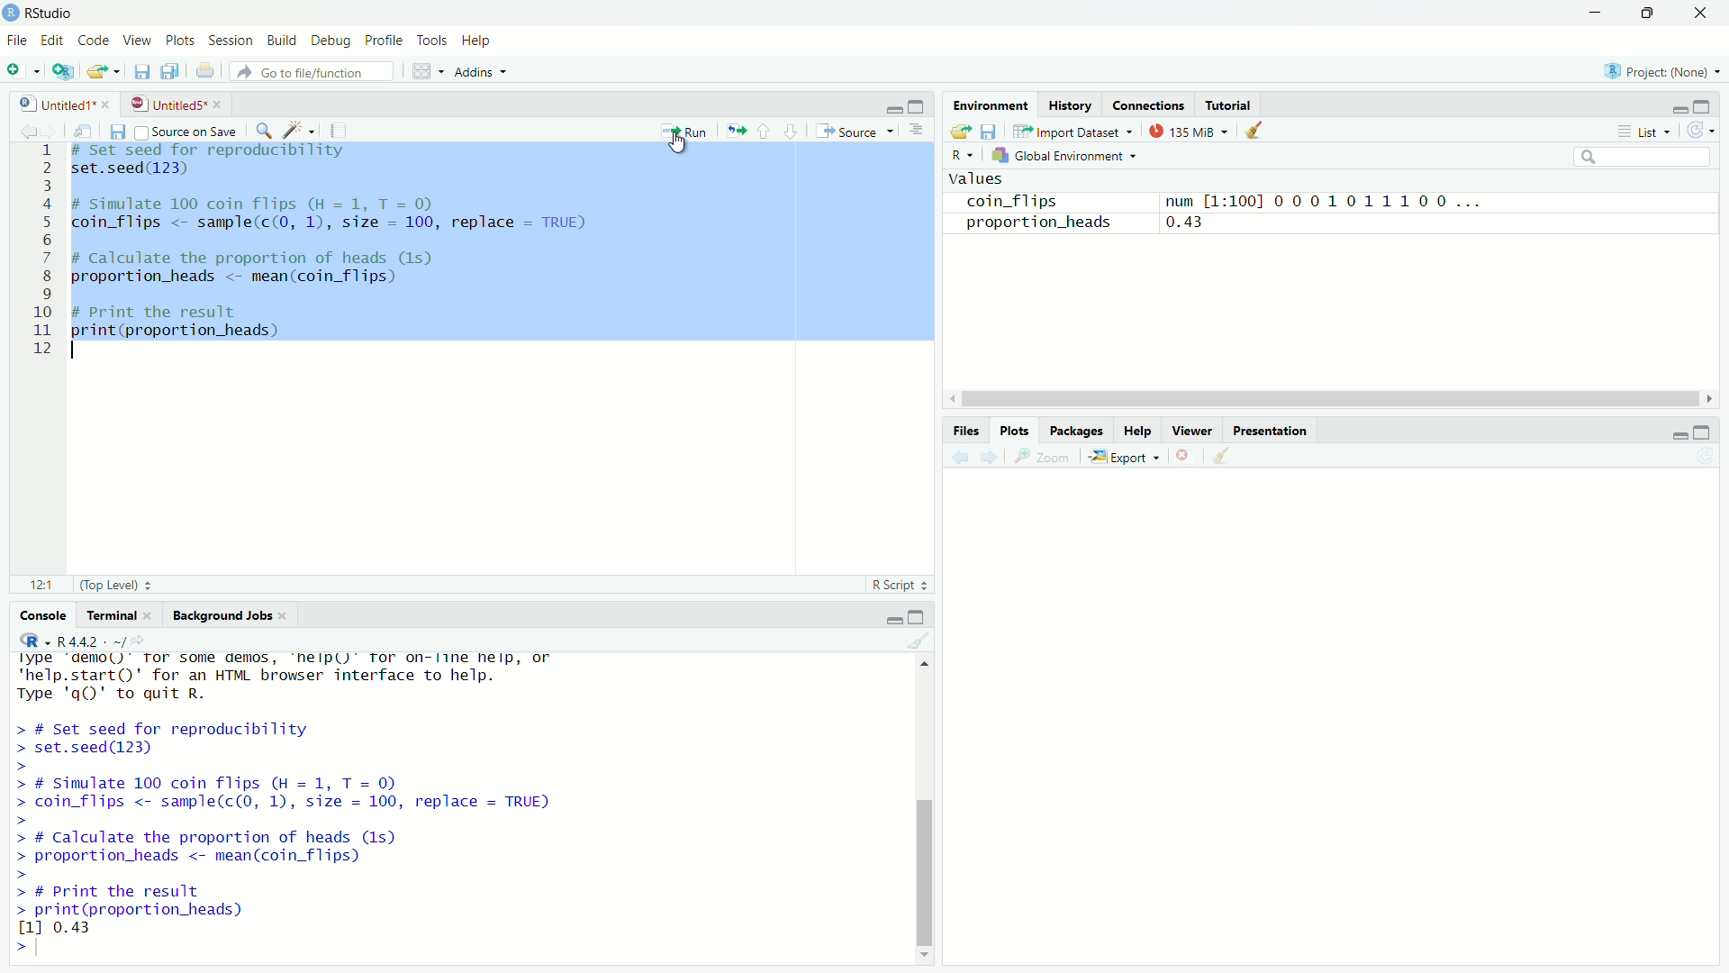 The width and height of the screenshot is (1729, 973). I want to click on refresh, so click(1708, 131).